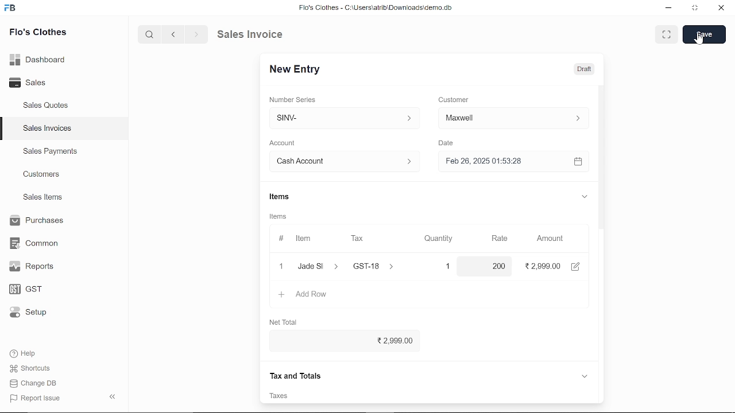  I want to click on 2,999.00, so click(341, 341).